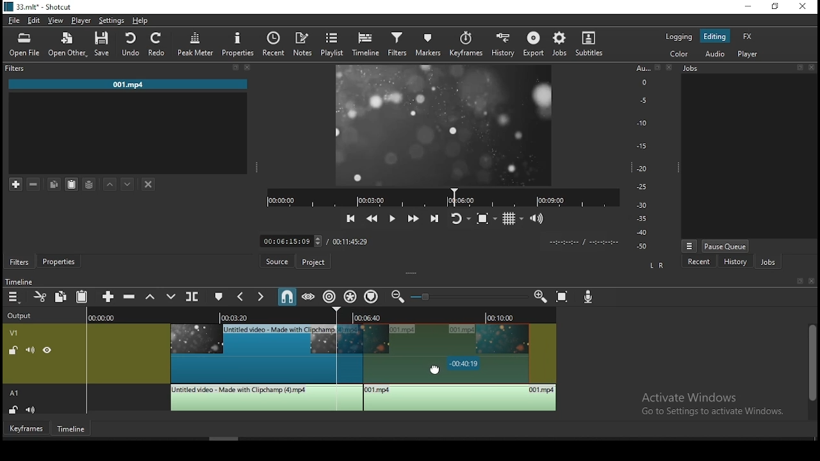  I want to click on toggle grid display on player, so click(514, 217).